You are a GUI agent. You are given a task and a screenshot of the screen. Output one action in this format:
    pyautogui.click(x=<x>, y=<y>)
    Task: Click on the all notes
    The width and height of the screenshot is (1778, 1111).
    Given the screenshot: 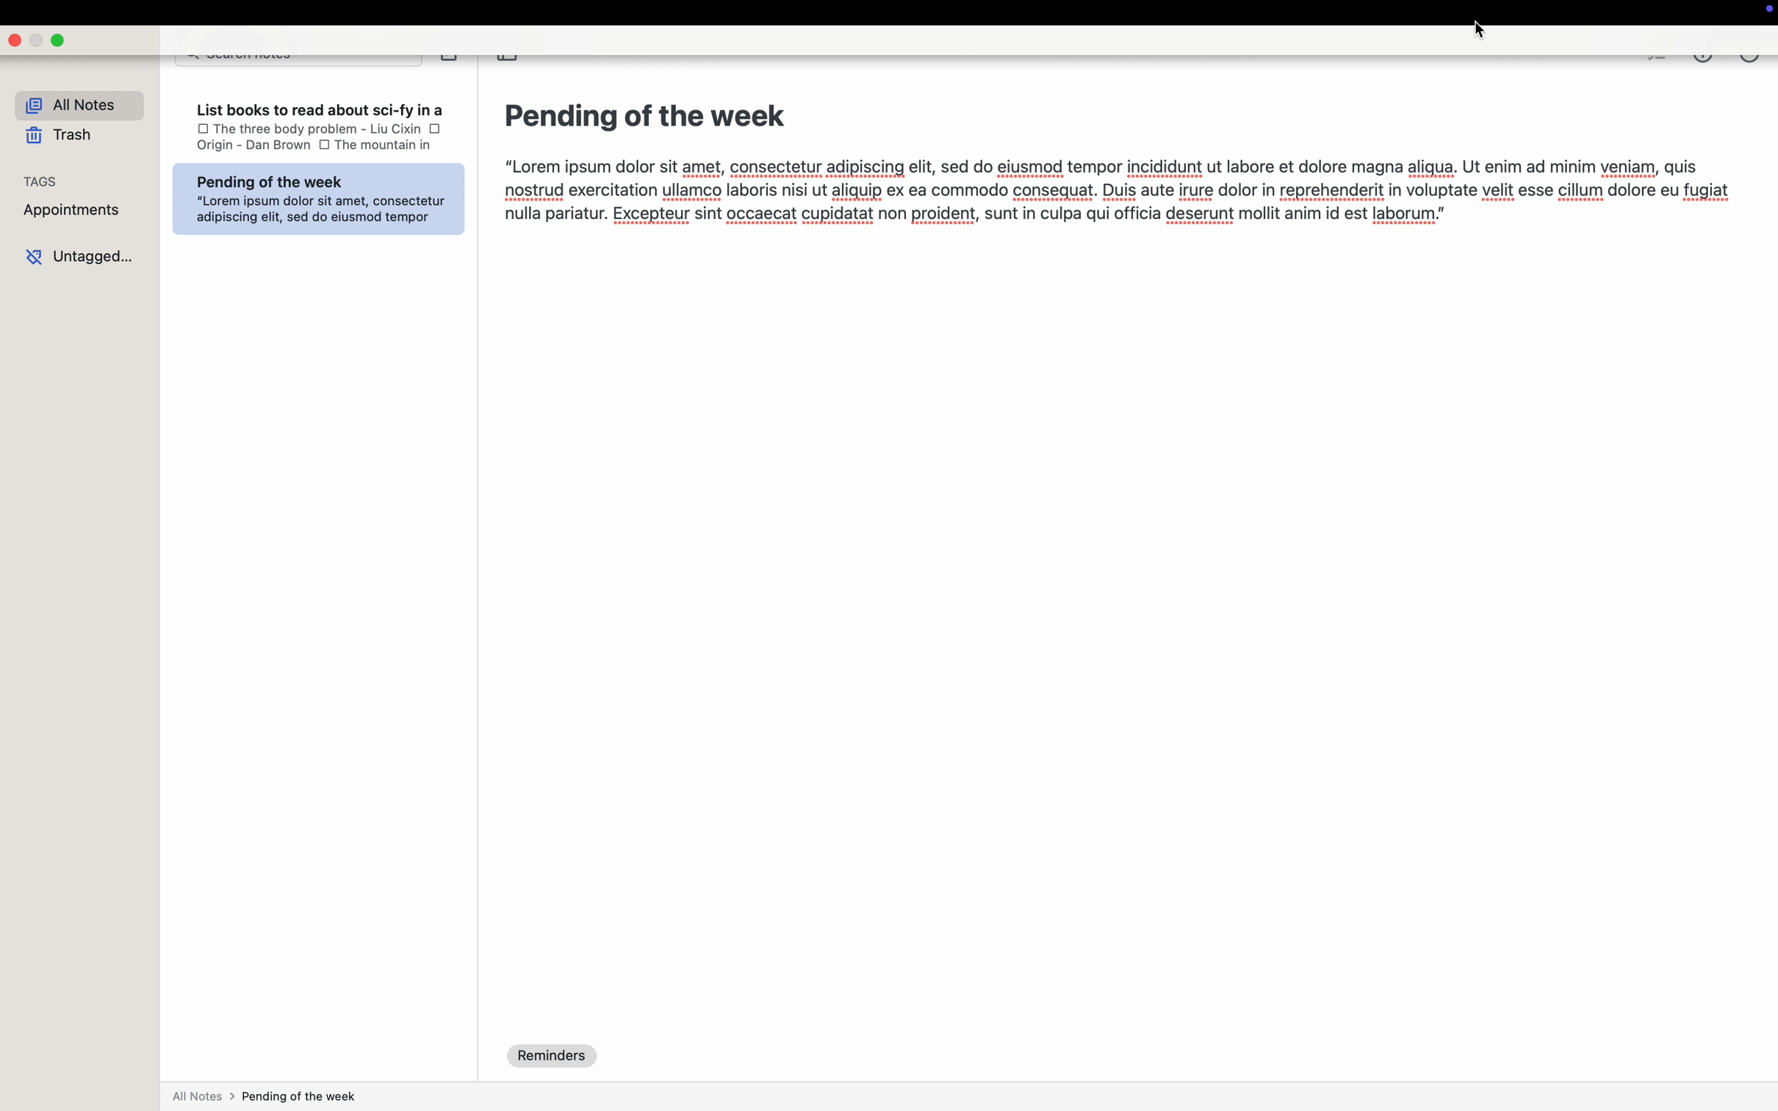 What is the action you would take?
    pyautogui.click(x=78, y=105)
    